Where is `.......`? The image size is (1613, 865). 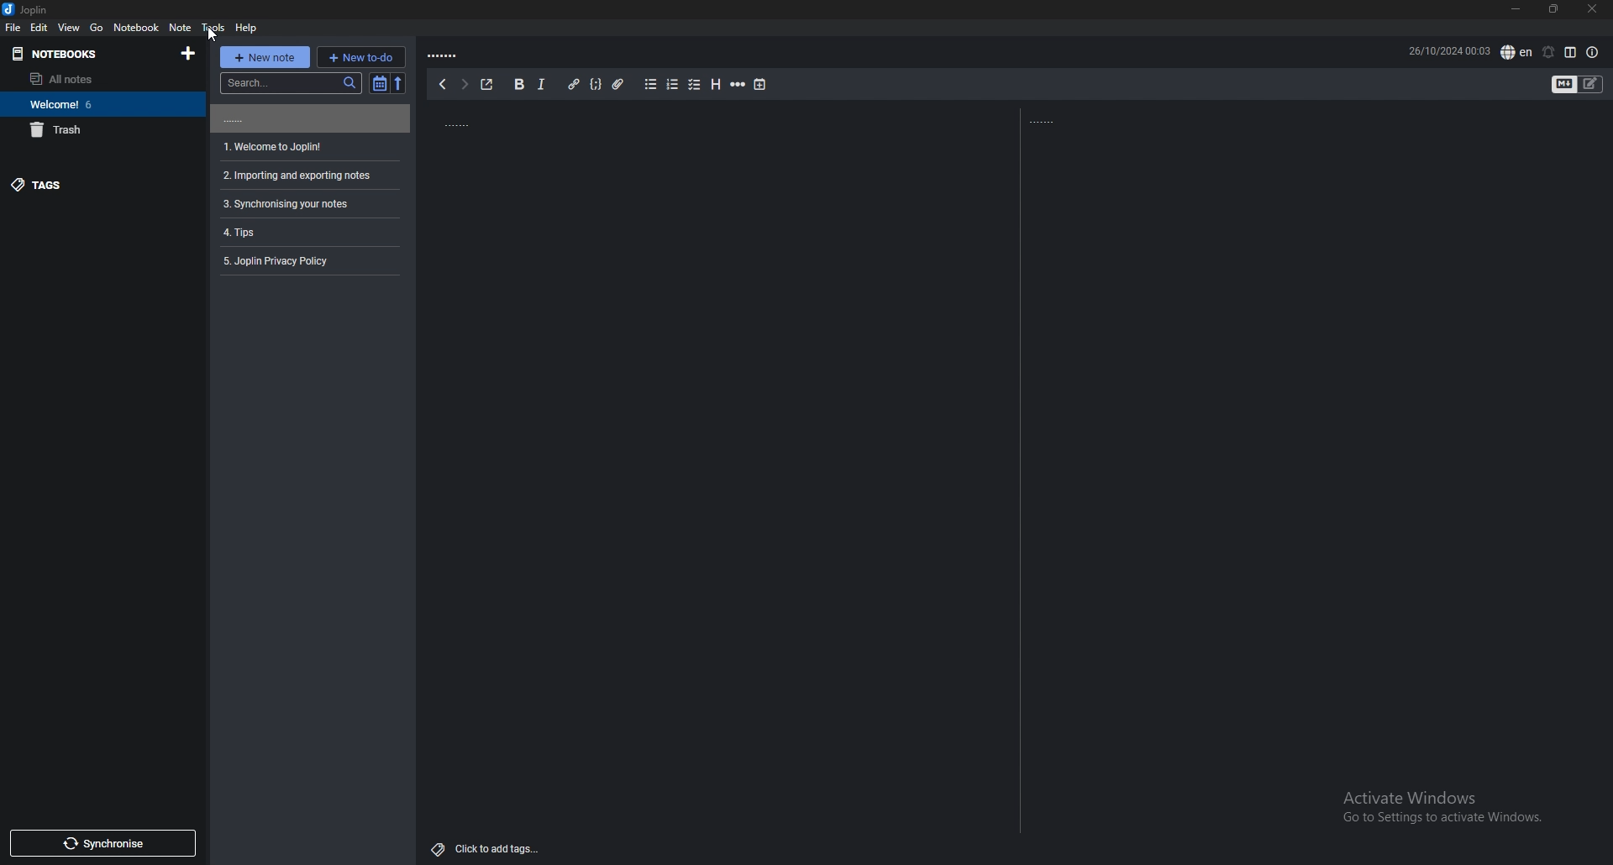
....... is located at coordinates (1052, 121).